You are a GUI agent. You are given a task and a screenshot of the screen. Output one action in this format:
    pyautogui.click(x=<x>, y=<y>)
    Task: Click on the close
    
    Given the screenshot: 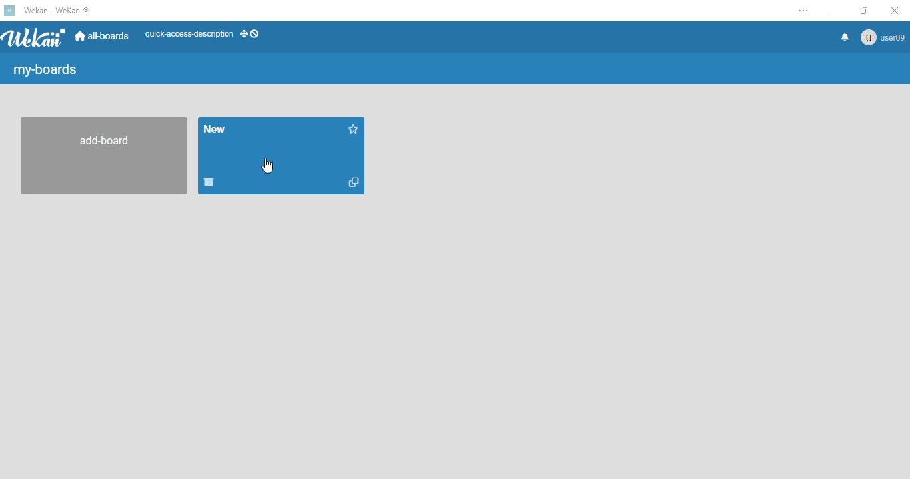 What is the action you would take?
    pyautogui.click(x=895, y=10)
    